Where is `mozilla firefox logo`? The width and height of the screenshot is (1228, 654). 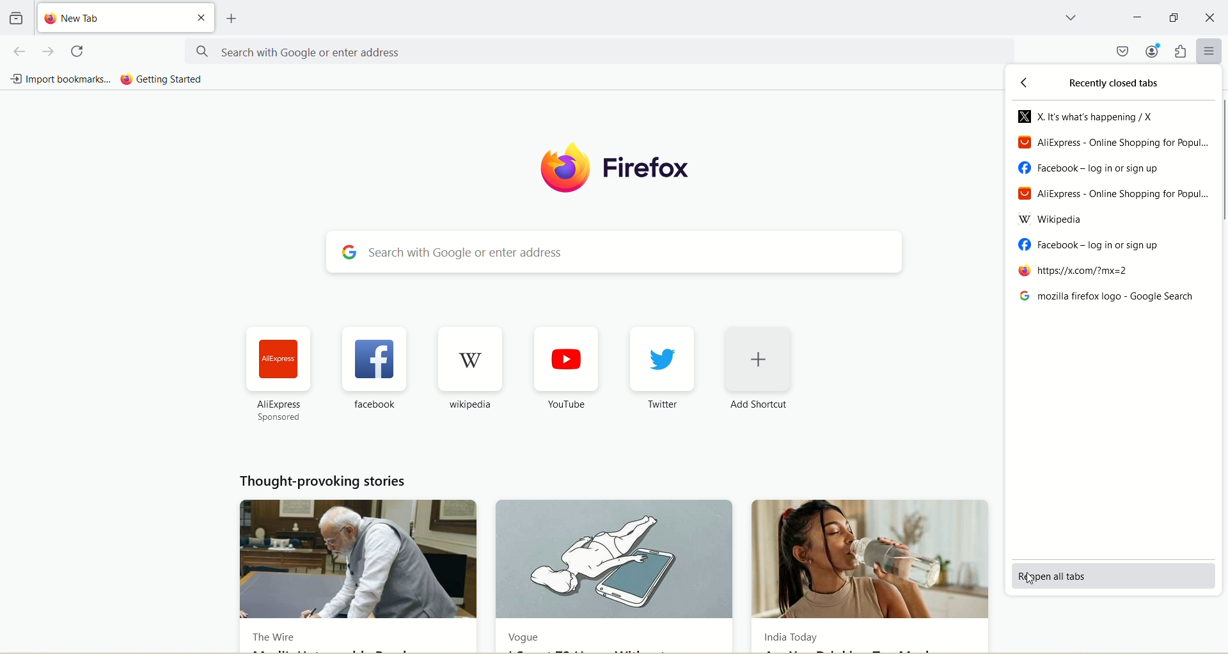
mozilla firefox logo is located at coordinates (1117, 297).